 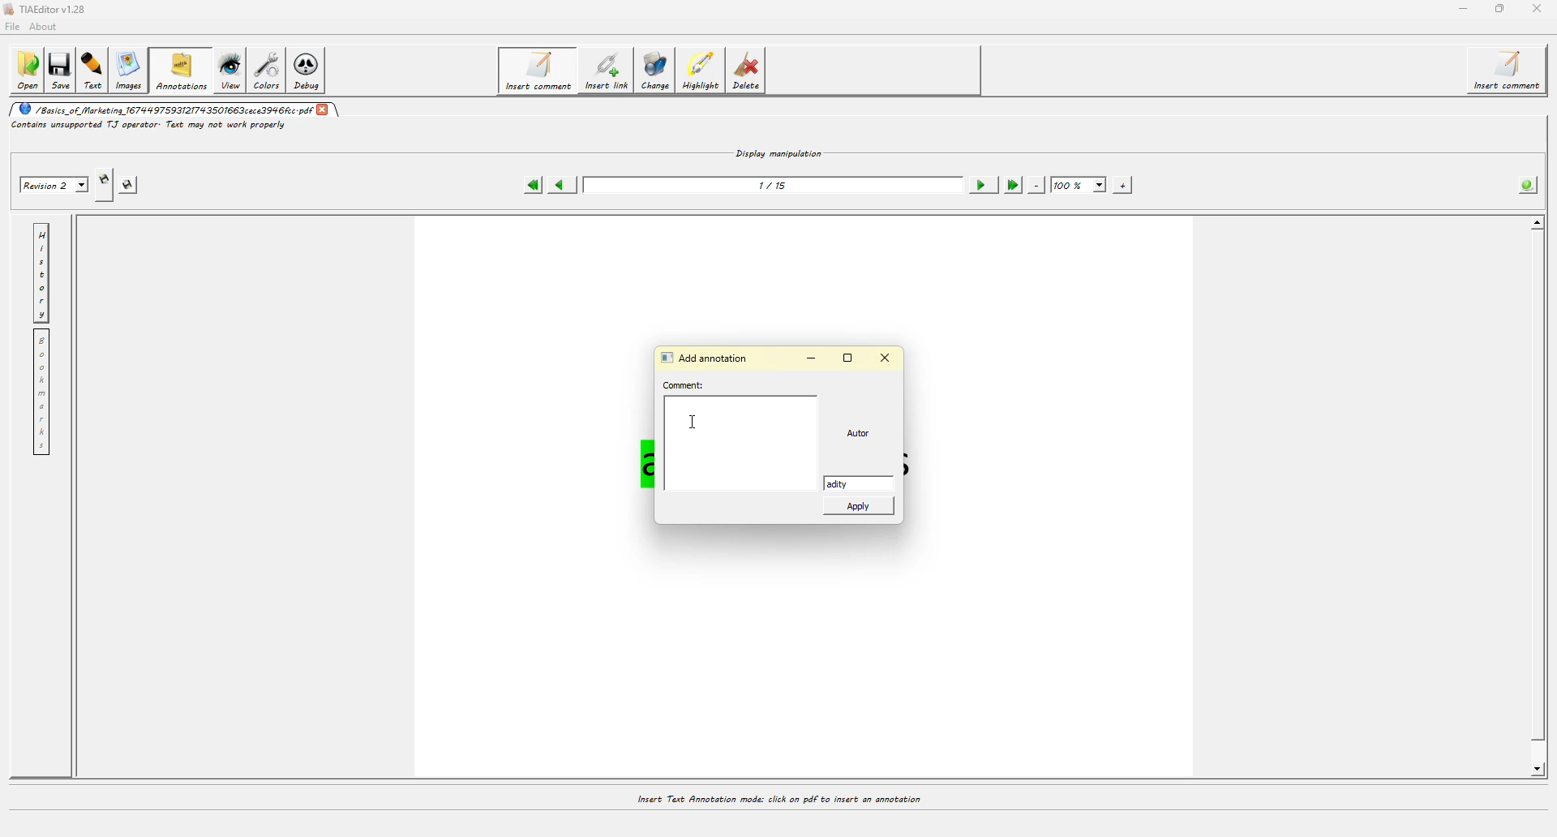 I want to click on Contains unsupported T.J operator: Text may not work properly, so click(x=149, y=126).